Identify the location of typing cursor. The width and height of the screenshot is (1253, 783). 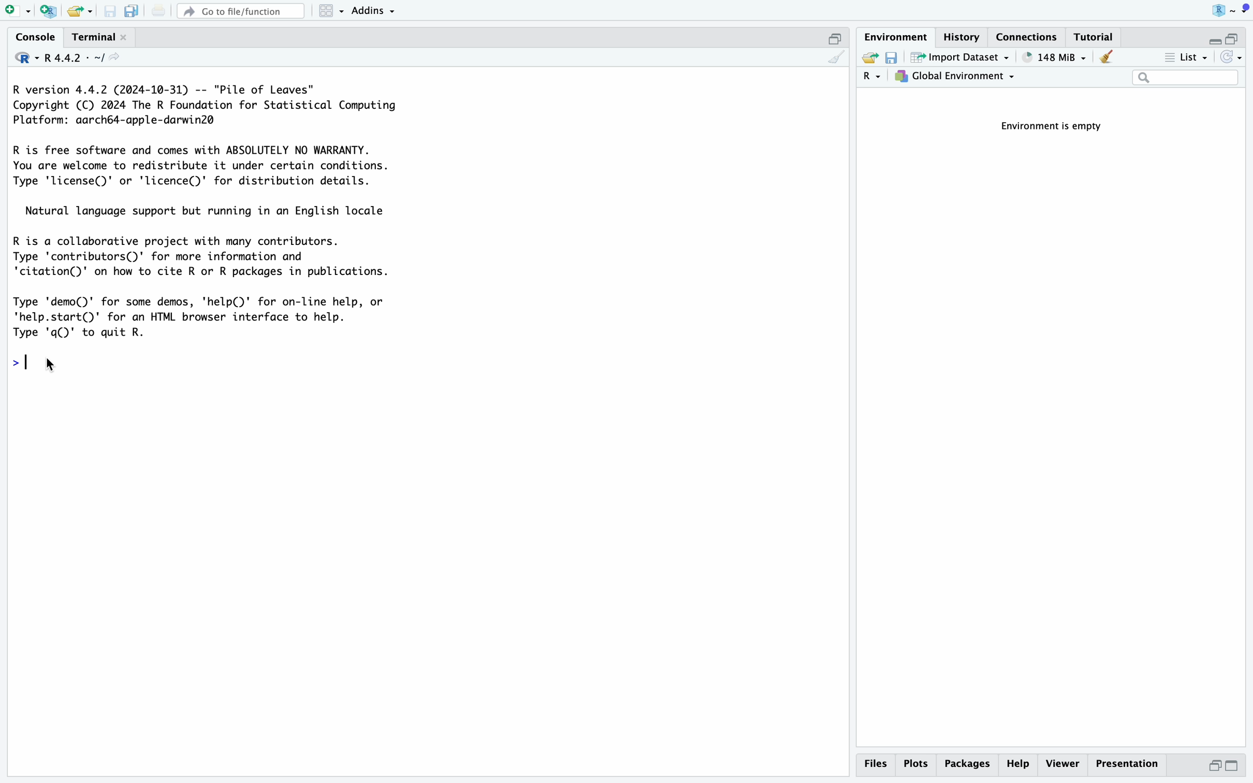
(31, 361).